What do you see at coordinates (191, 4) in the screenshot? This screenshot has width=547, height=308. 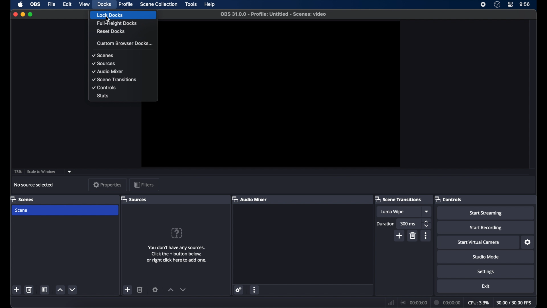 I see `tools` at bounding box center [191, 4].